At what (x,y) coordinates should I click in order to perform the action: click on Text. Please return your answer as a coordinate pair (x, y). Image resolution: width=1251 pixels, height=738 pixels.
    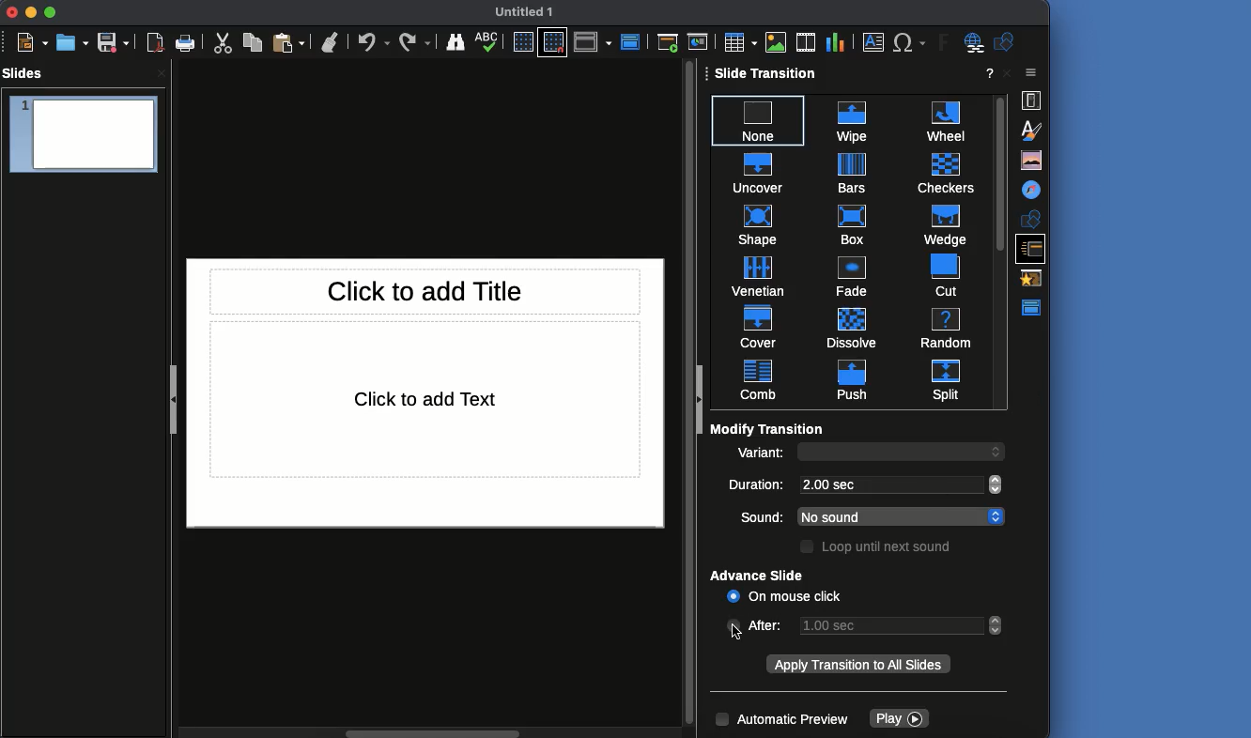
    Looking at the image, I should click on (426, 400).